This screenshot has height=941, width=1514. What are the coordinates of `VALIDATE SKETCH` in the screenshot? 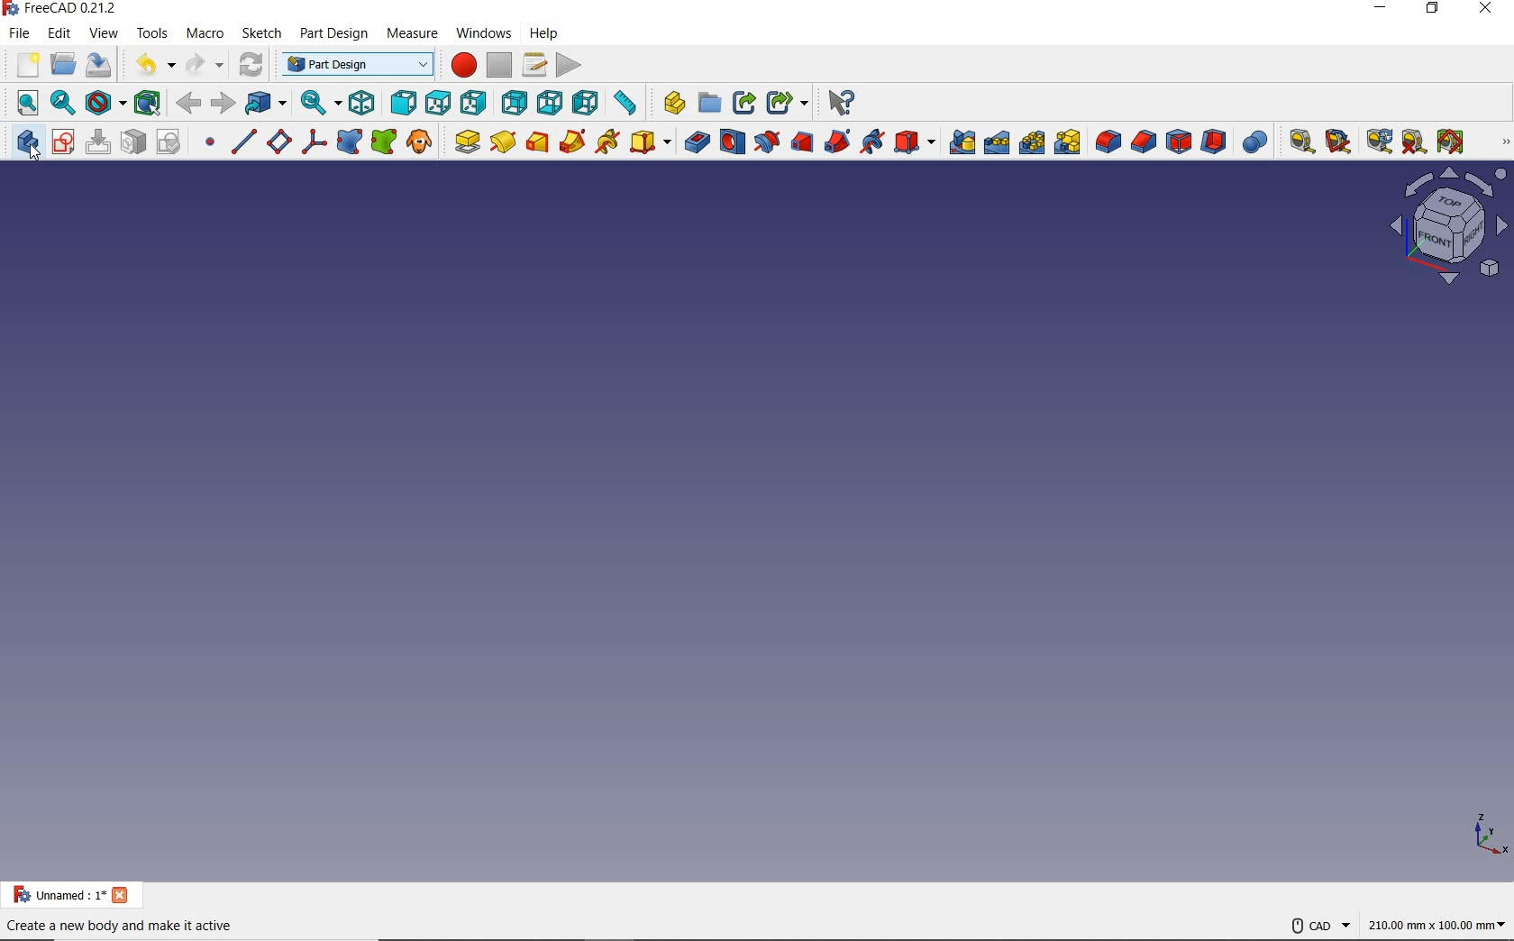 It's located at (169, 142).